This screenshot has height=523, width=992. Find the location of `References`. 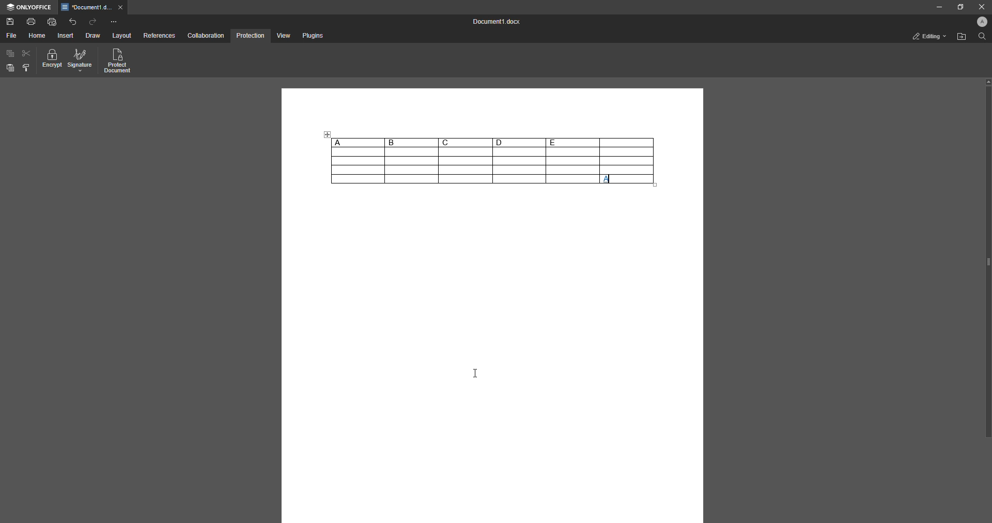

References is located at coordinates (159, 36).